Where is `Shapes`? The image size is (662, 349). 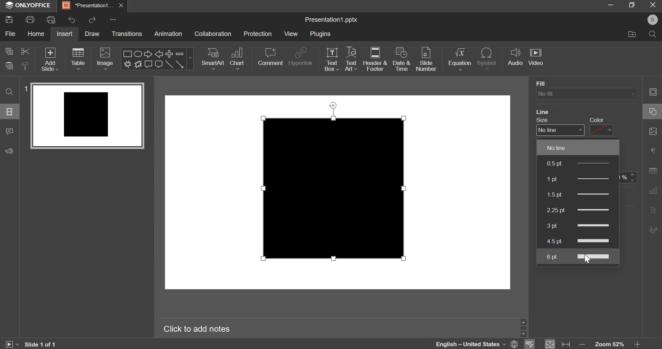 Shapes is located at coordinates (652, 92).